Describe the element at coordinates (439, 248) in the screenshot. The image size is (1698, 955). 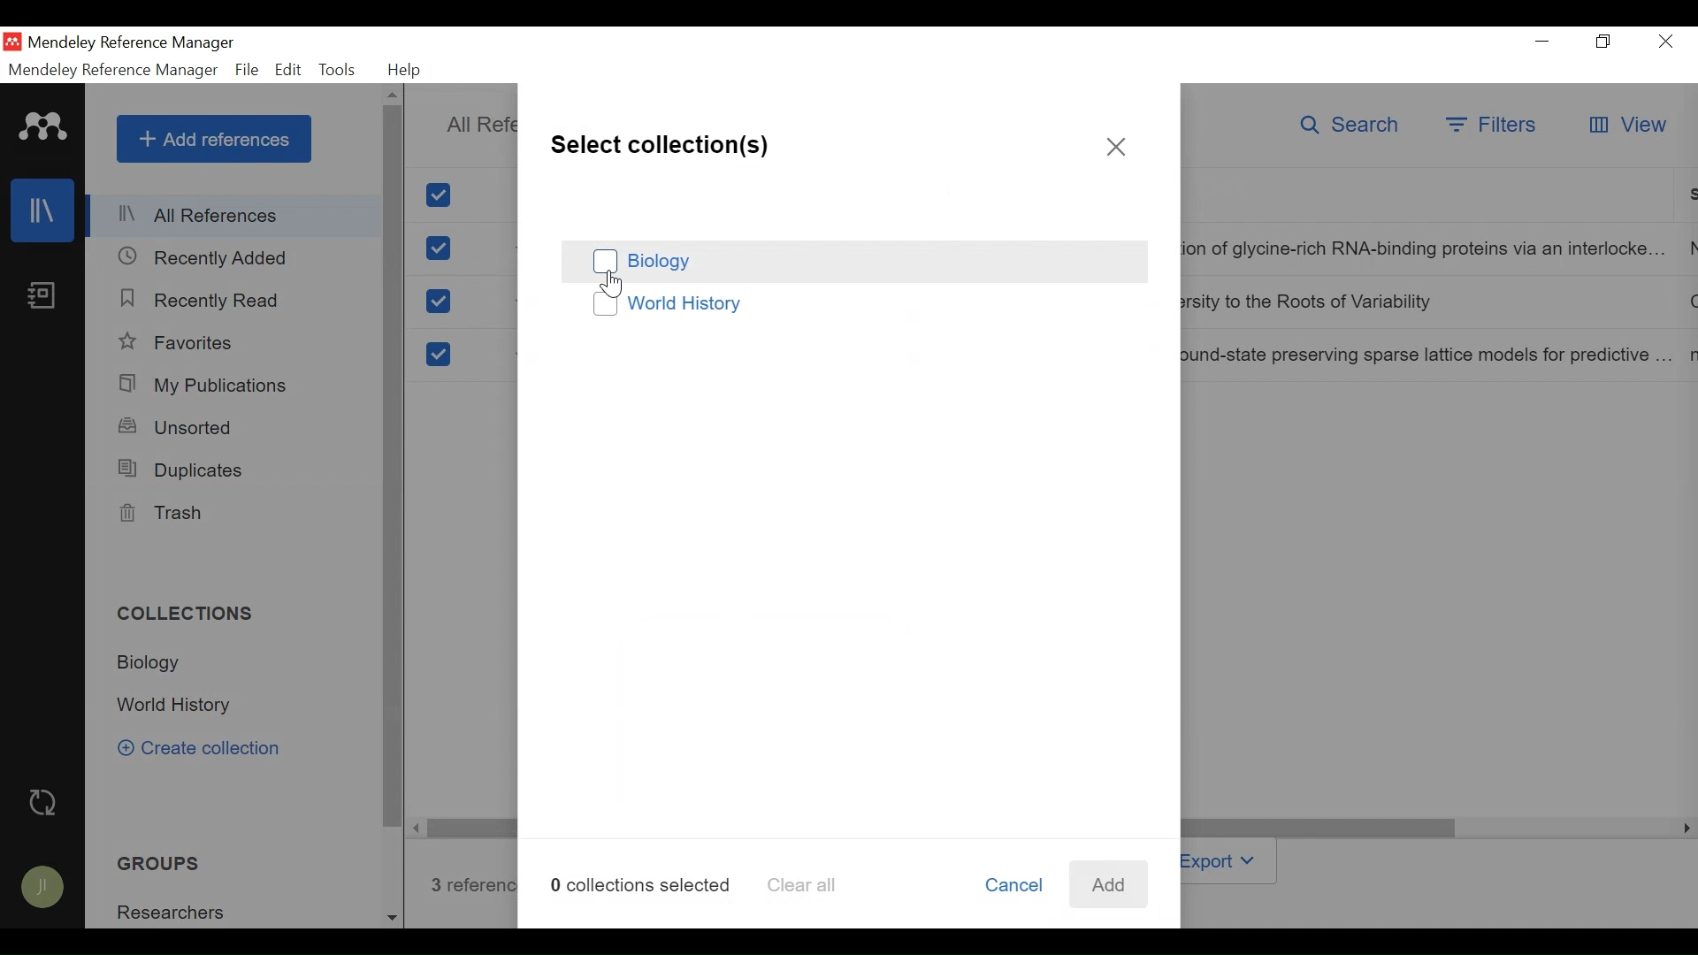
I see `(un)select` at that location.